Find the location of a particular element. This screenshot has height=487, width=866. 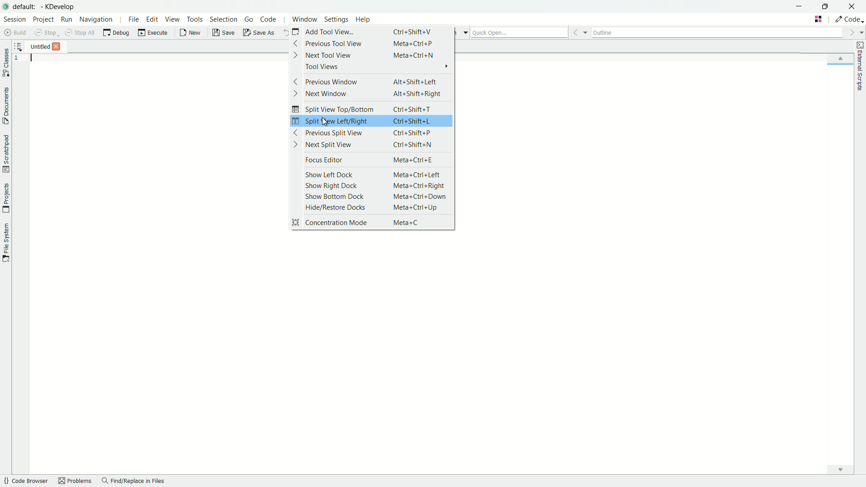

show bottom dock is located at coordinates (339, 197).